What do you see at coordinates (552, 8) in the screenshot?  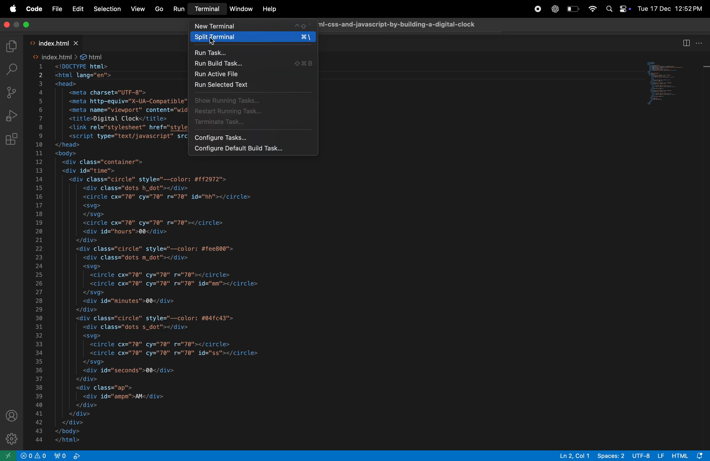 I see `chatgpt` at bounding box center [552, 8].